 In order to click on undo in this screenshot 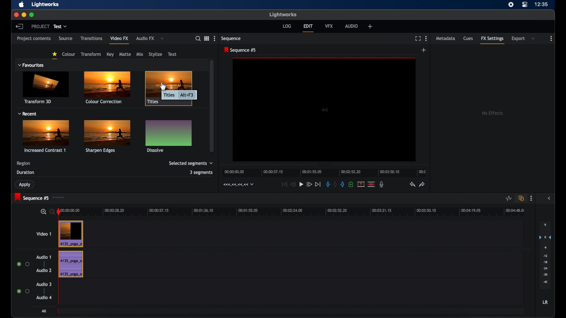, I will do `click(412, 185)`.